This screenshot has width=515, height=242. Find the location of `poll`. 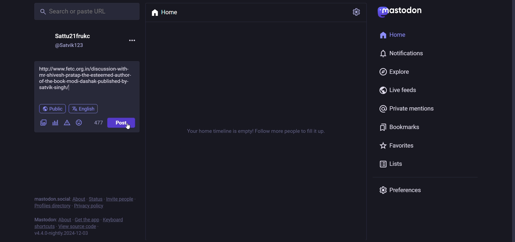

poll is located at coordinates (55, 123).